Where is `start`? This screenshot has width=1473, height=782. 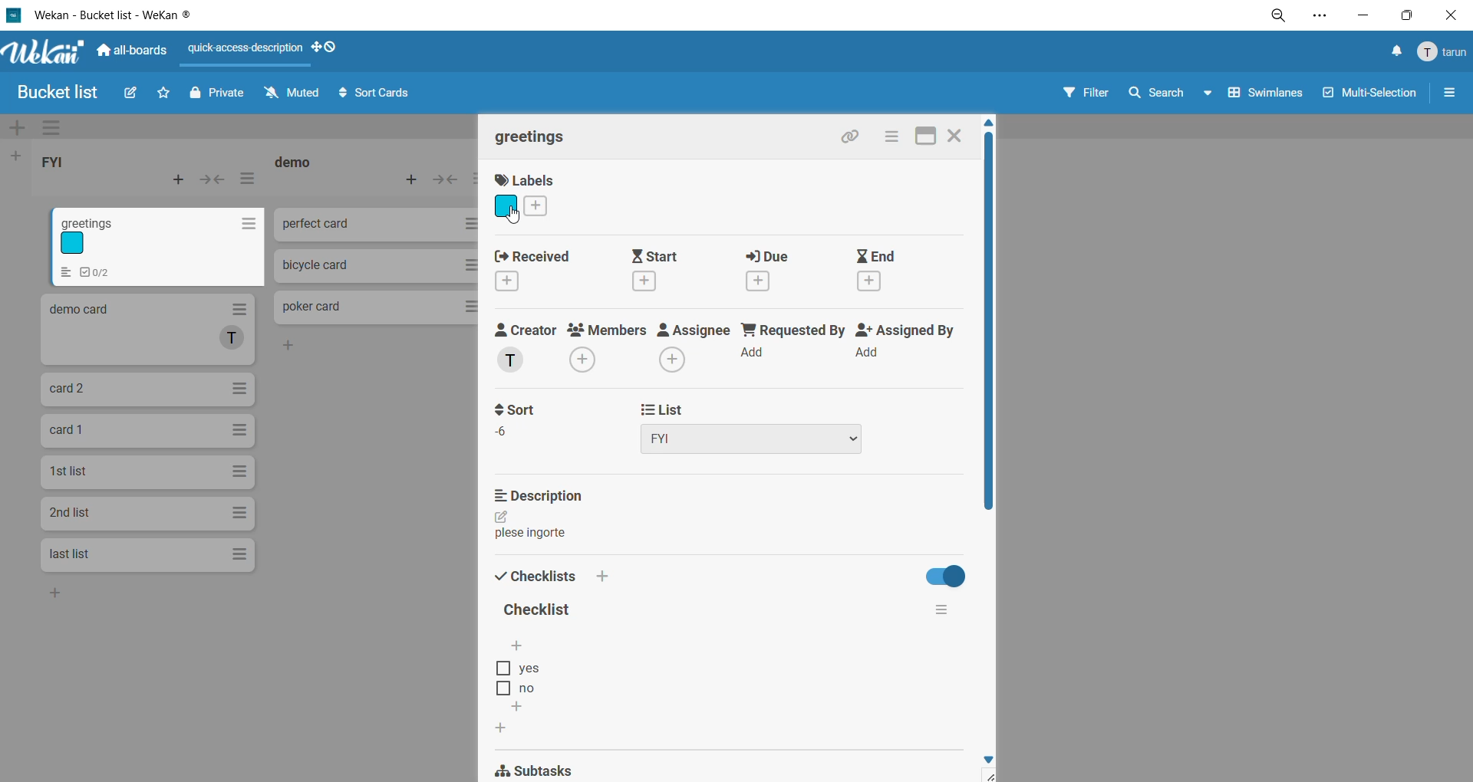 start is located at coordinates (661, 271).